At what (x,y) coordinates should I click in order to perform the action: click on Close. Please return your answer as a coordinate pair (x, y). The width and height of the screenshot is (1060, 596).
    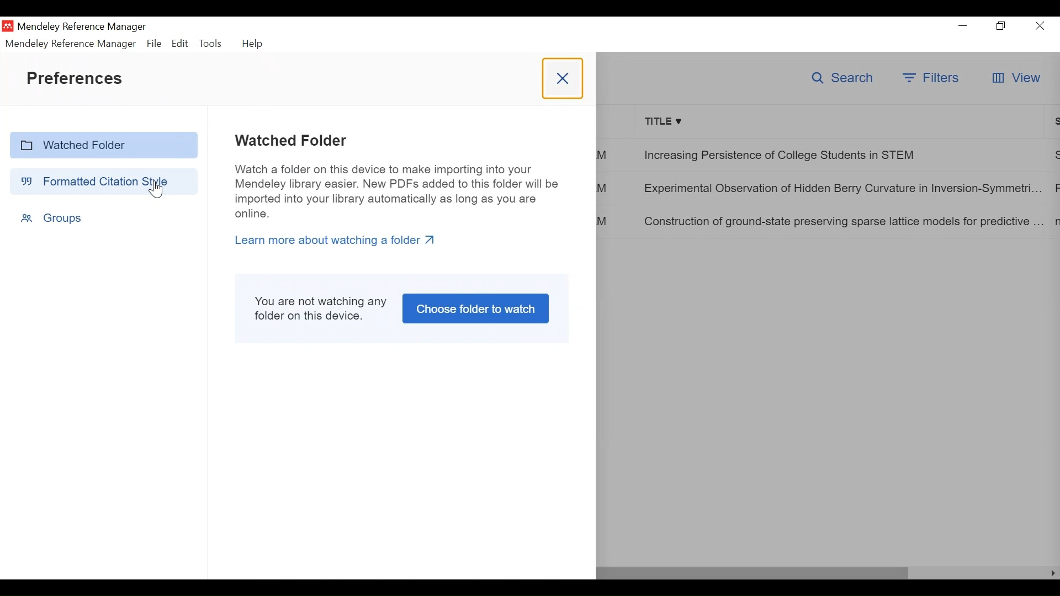
    Looking at the image, I should click on (1040, 26).